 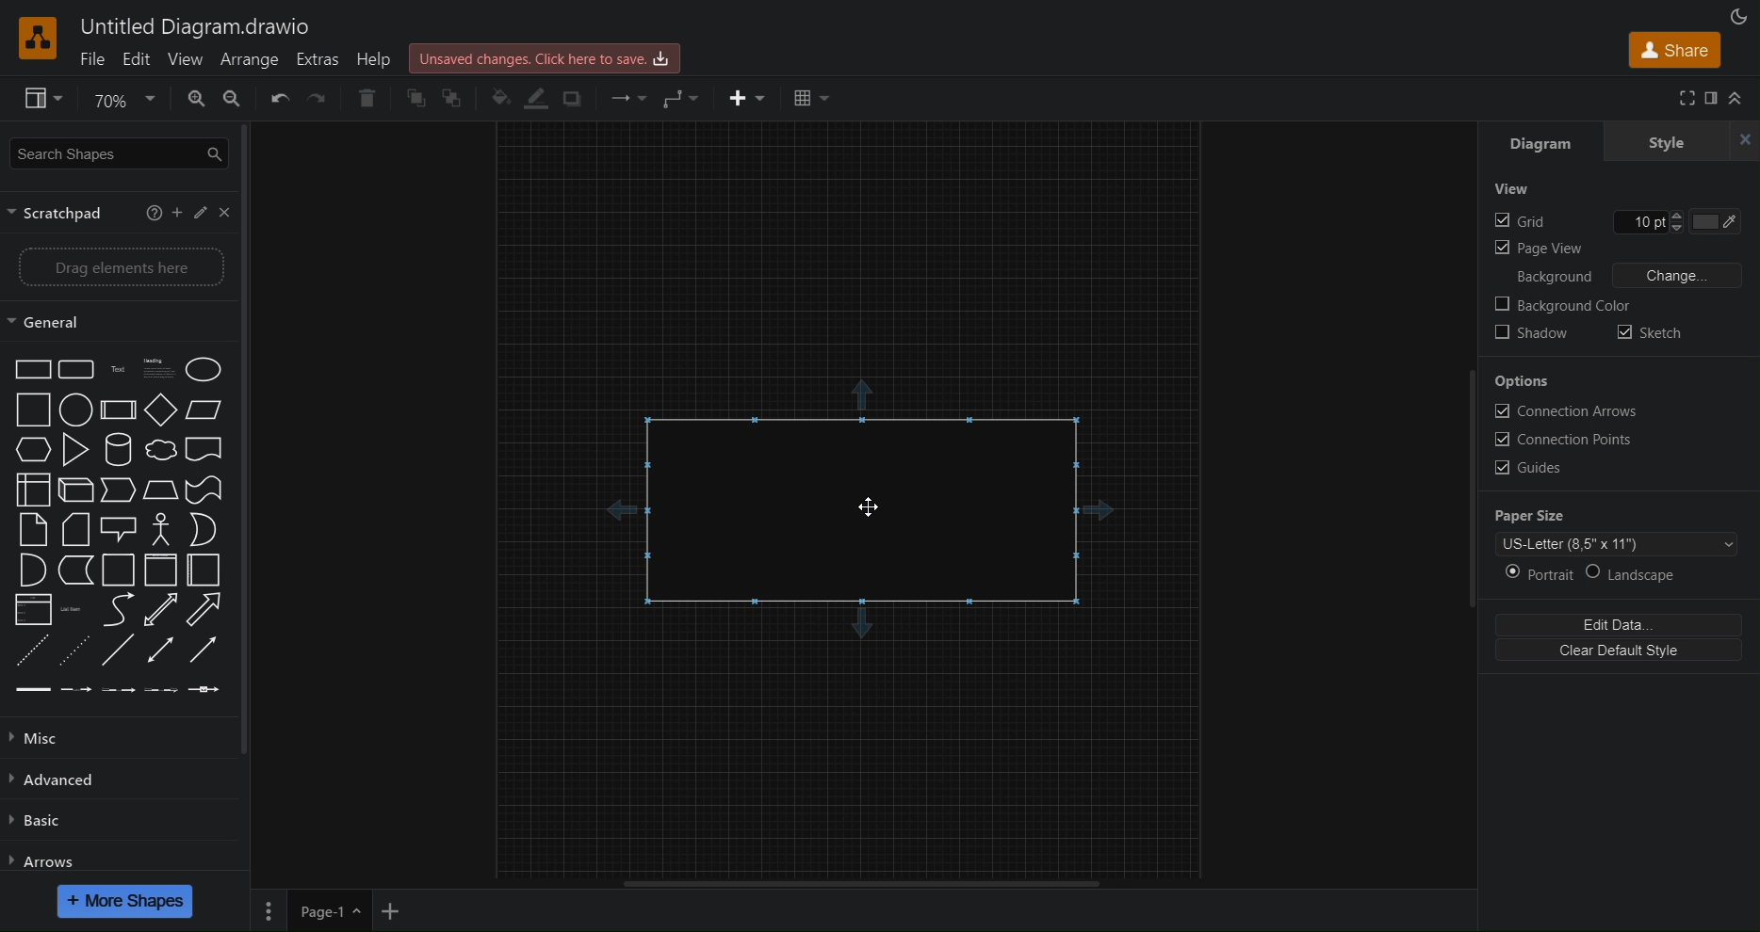 What do you see at coordinates (67, 214) in the screenshot?
I see `Scratchpad` at bounding box center [67, 214].